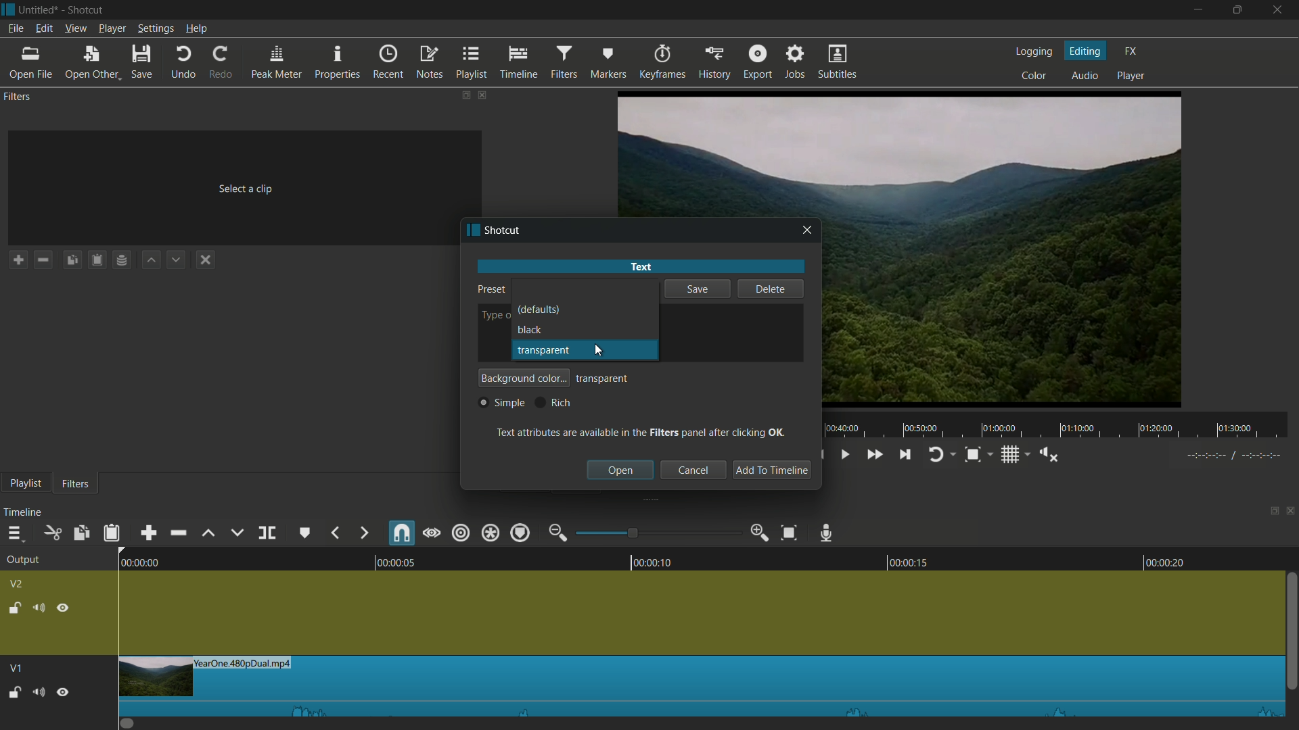 The width and height of the screenshot is (1299, 730). I want to click on project name, so click(39, 9).